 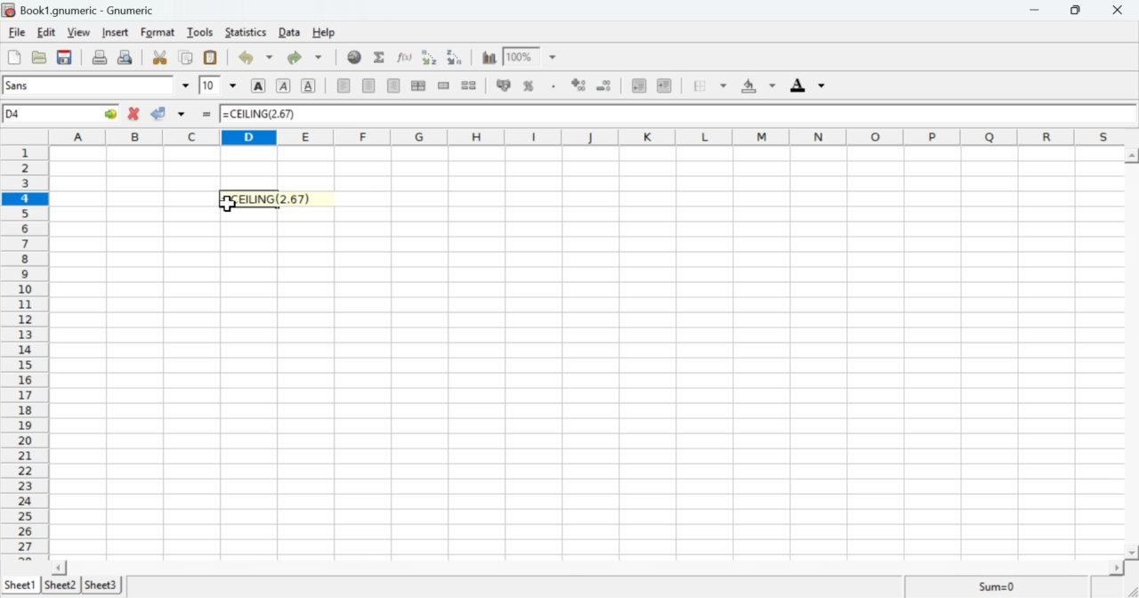 I want to click on Merge cells, so click(x=443, y=85).